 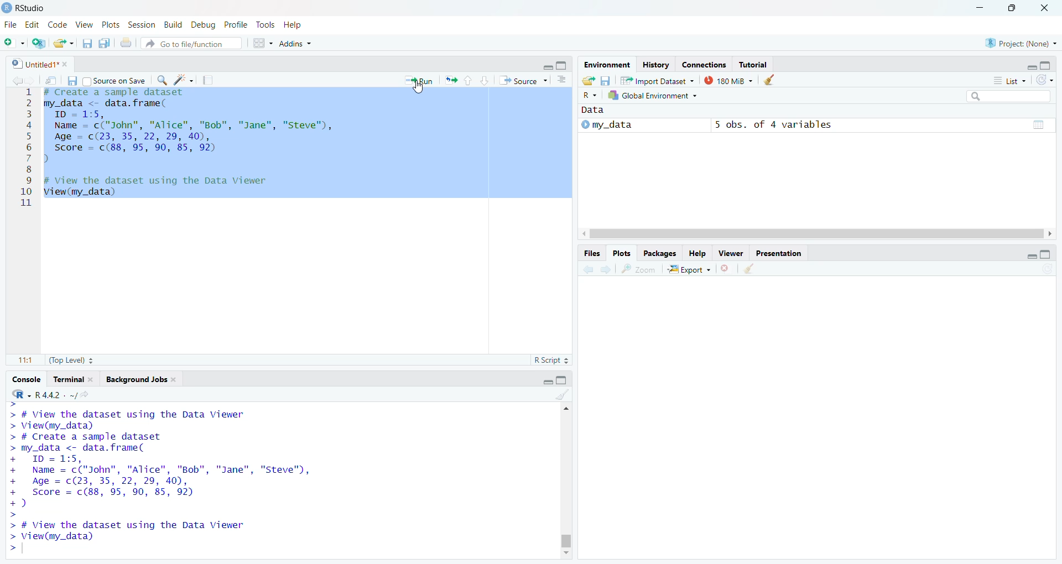 What do you see at coordinates (173, 24) in the screenshot?
I see `Build` at bounding box center [173, 24].